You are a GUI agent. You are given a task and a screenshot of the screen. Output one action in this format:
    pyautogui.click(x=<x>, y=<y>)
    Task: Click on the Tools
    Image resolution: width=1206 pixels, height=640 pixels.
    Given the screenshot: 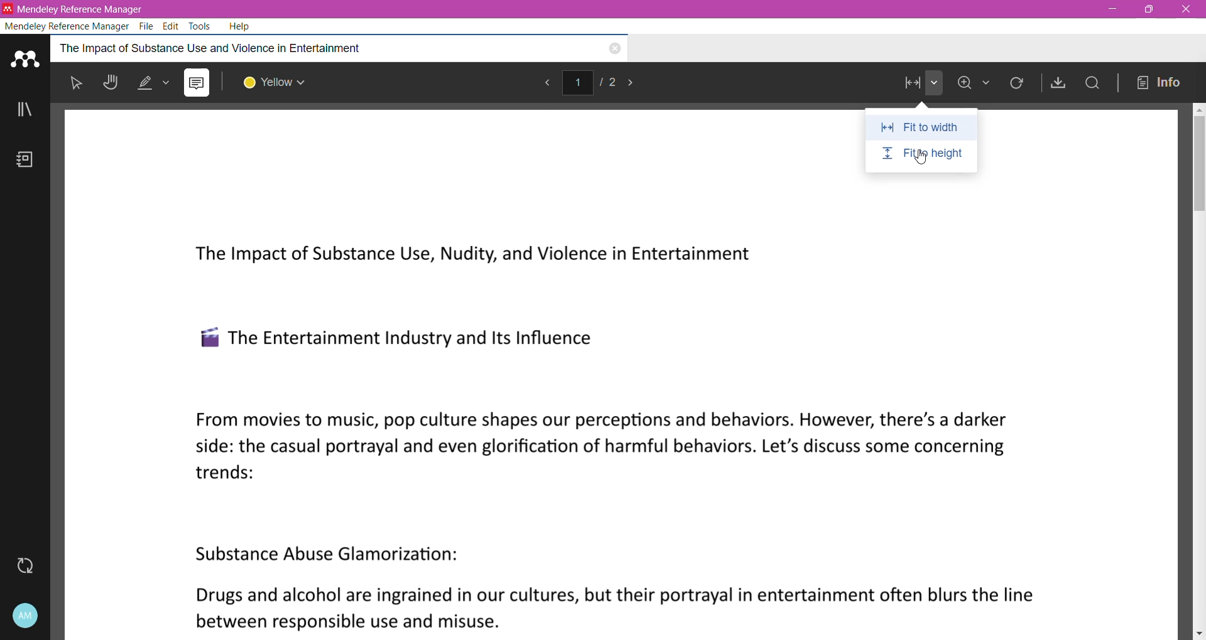 What is the action you would take?
    pyautogui.click(x=201, y=26)
    